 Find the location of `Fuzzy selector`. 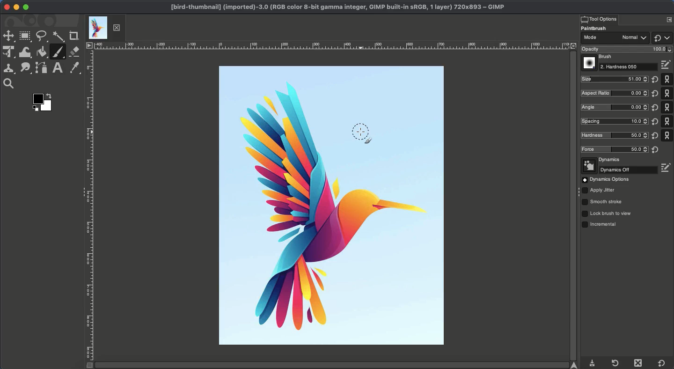

Fuzzy selector is located at coordinates (59, 37).